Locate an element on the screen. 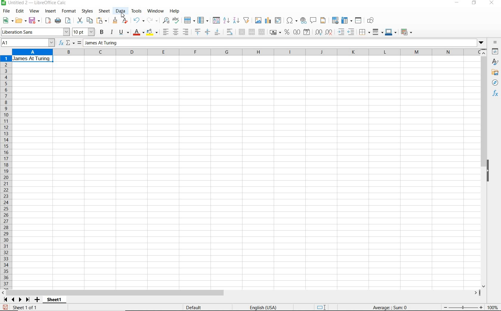  properties is located at coordinates (495, 51).